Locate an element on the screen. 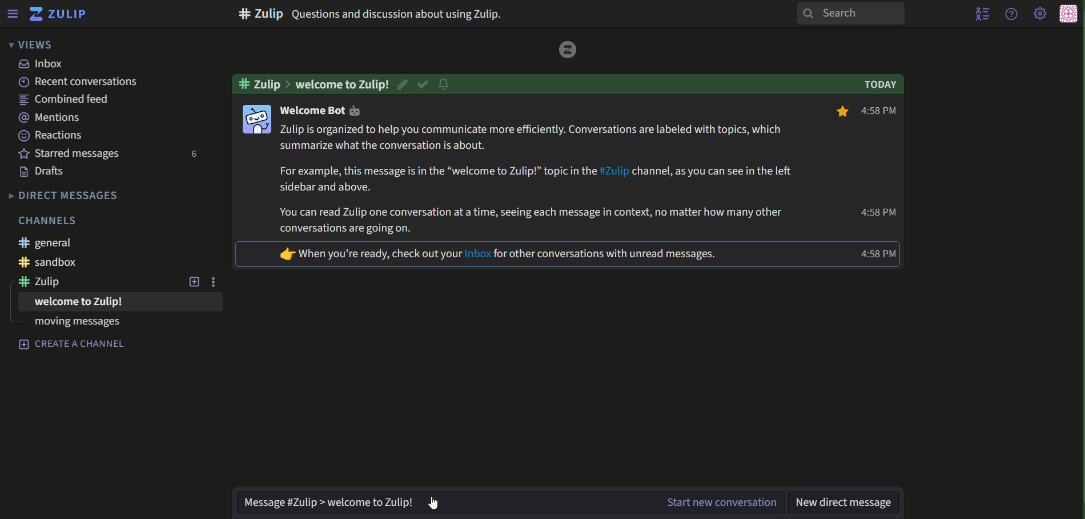  notification is located at coordinates (444, 86).